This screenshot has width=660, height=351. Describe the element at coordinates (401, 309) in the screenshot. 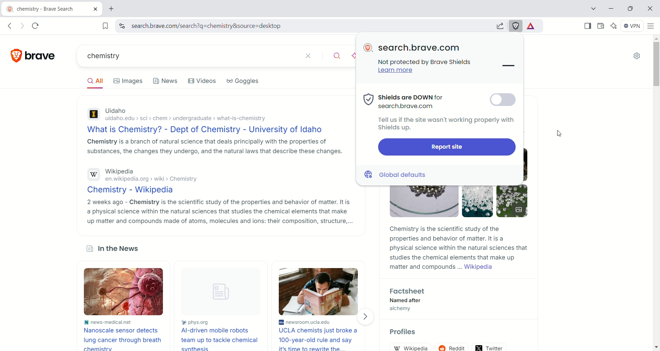

I see `alchemy` at that location.